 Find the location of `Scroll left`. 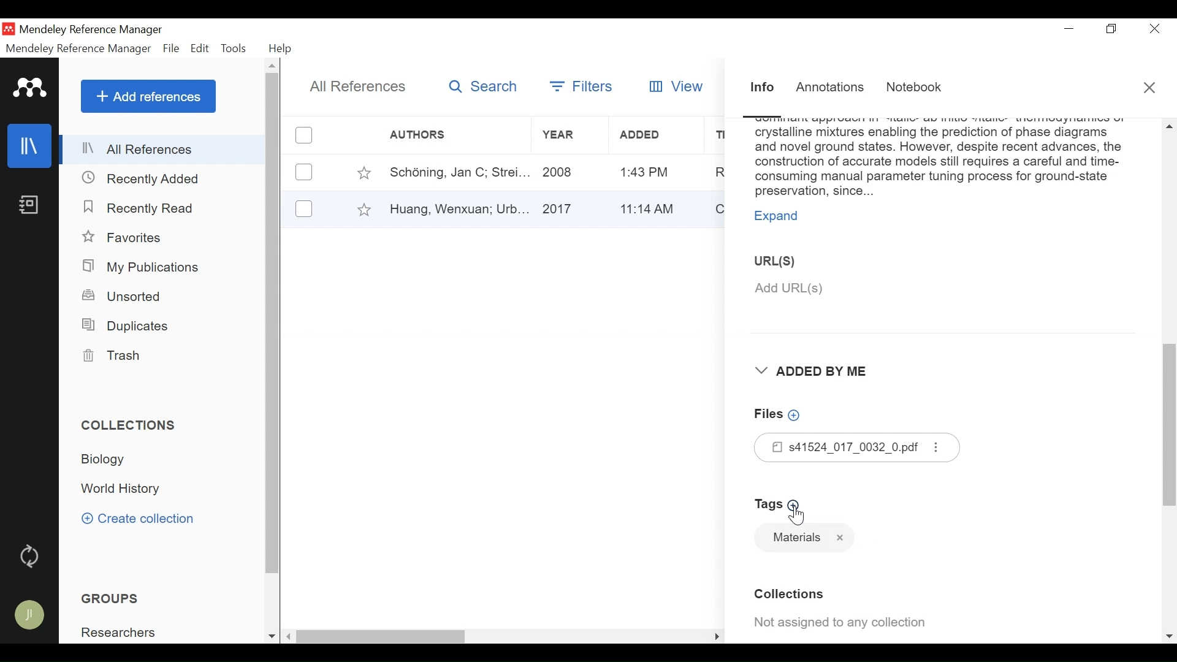

Scroll left is located at coordinates (289, 636).